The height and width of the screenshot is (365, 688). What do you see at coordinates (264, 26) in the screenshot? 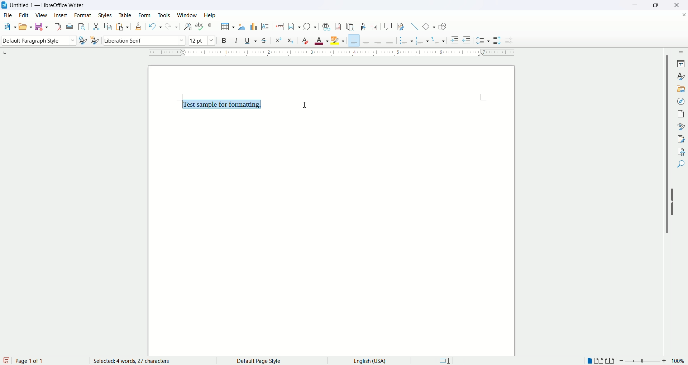
I see `insert text` at bounding box center [264, 26].